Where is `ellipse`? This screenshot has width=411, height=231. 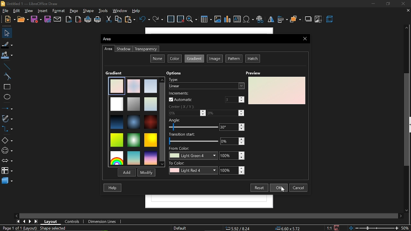
ellipse is located at coordinates (6, 98).